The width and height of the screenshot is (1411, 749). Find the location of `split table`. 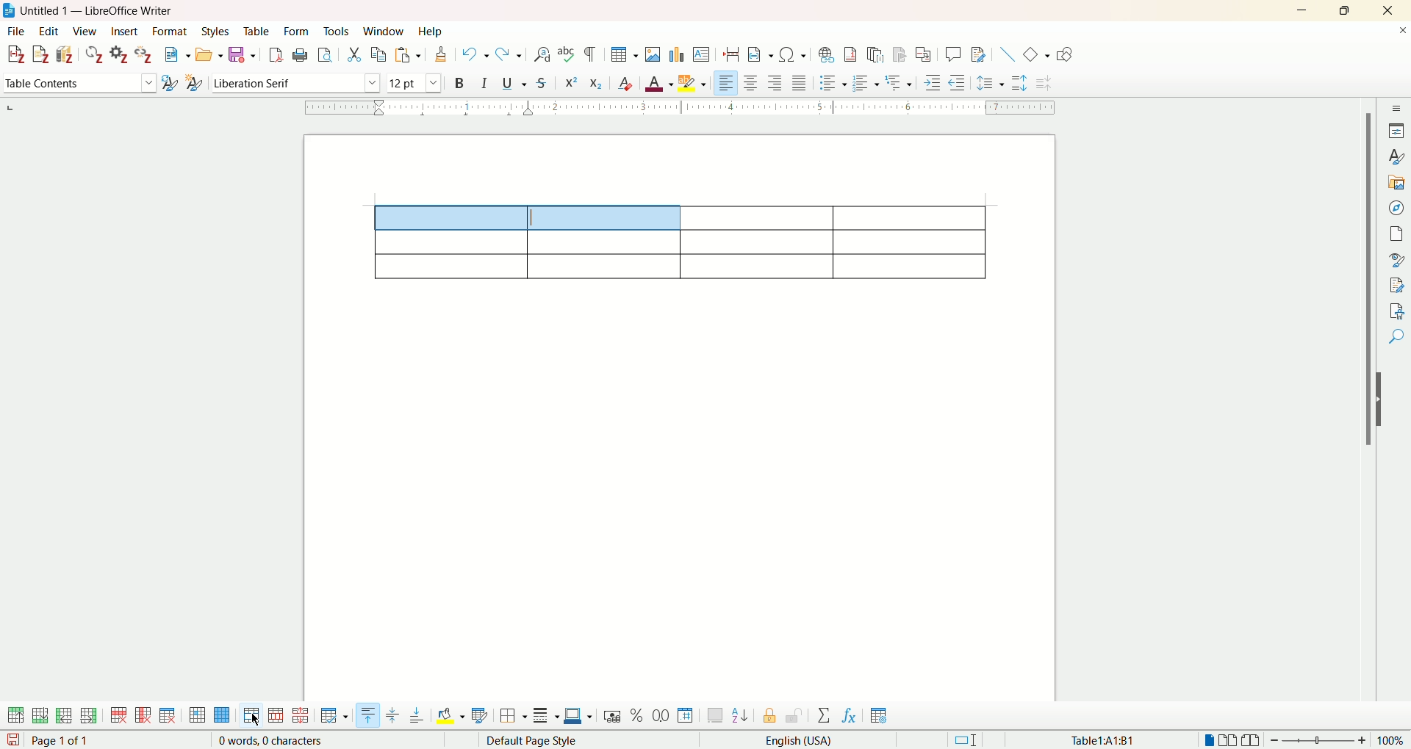

split table is located at coordinates (301, 716).